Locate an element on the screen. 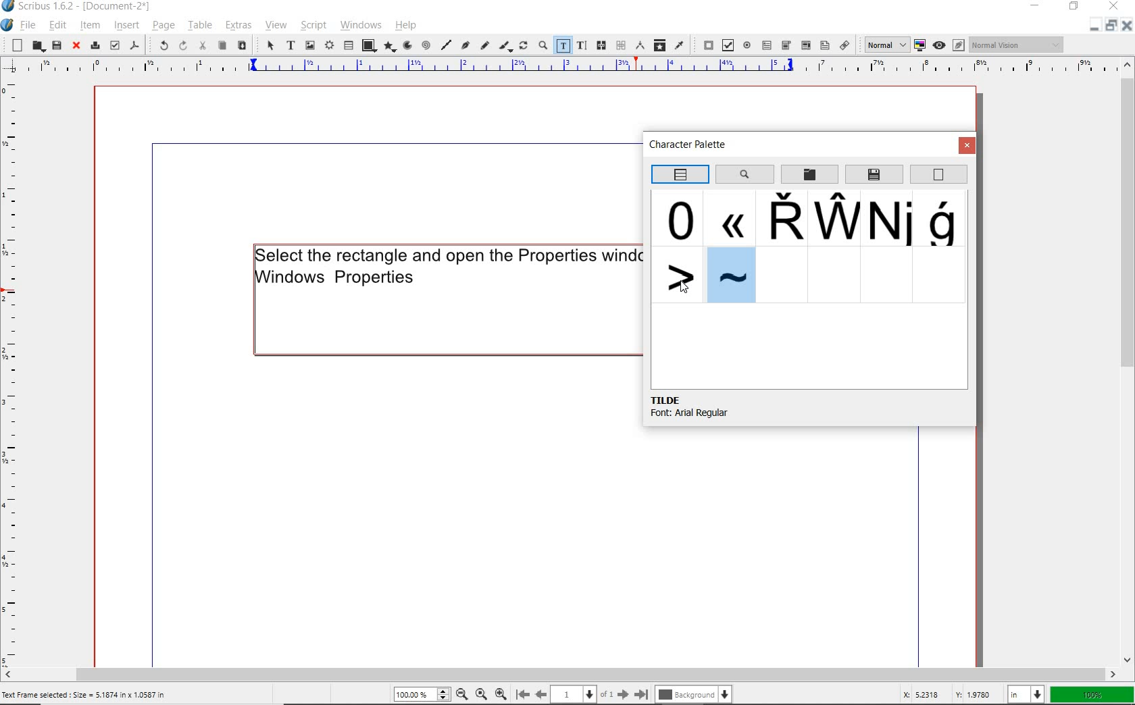 This screenshot has height=705, width=1135. image frame is located at coordinates (309, 46).